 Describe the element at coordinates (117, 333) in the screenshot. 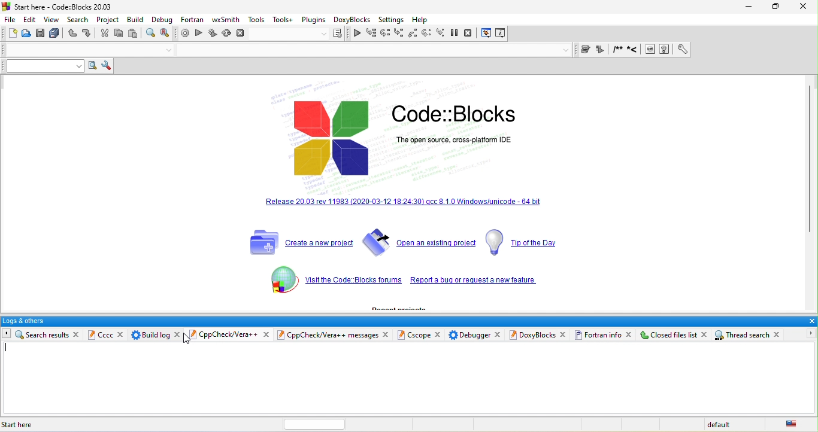

I see `close` at that location.